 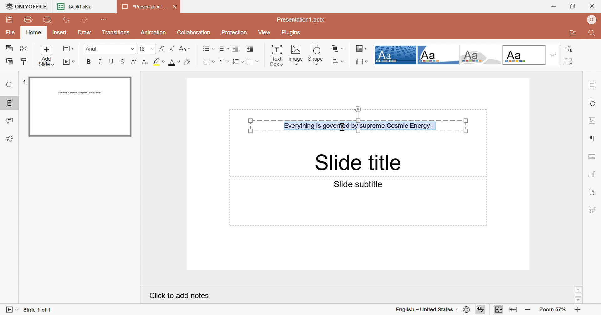 I want to click on Signature settings, so click(x=593, y=209).